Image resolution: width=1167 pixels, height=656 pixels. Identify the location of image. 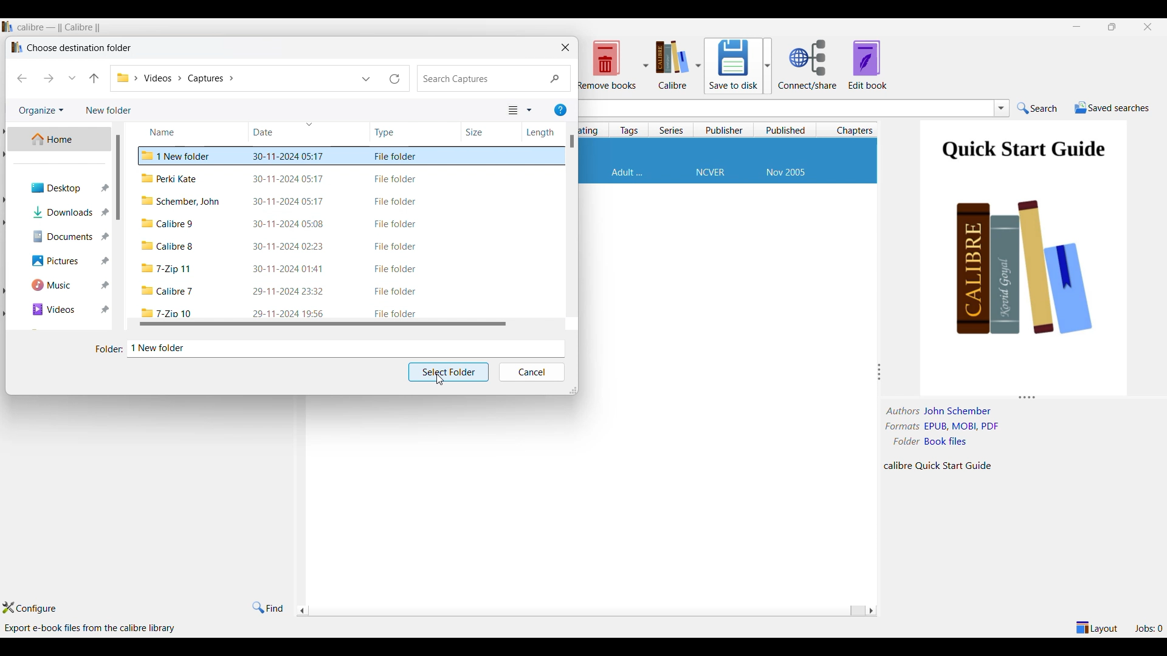
(1027, 284).